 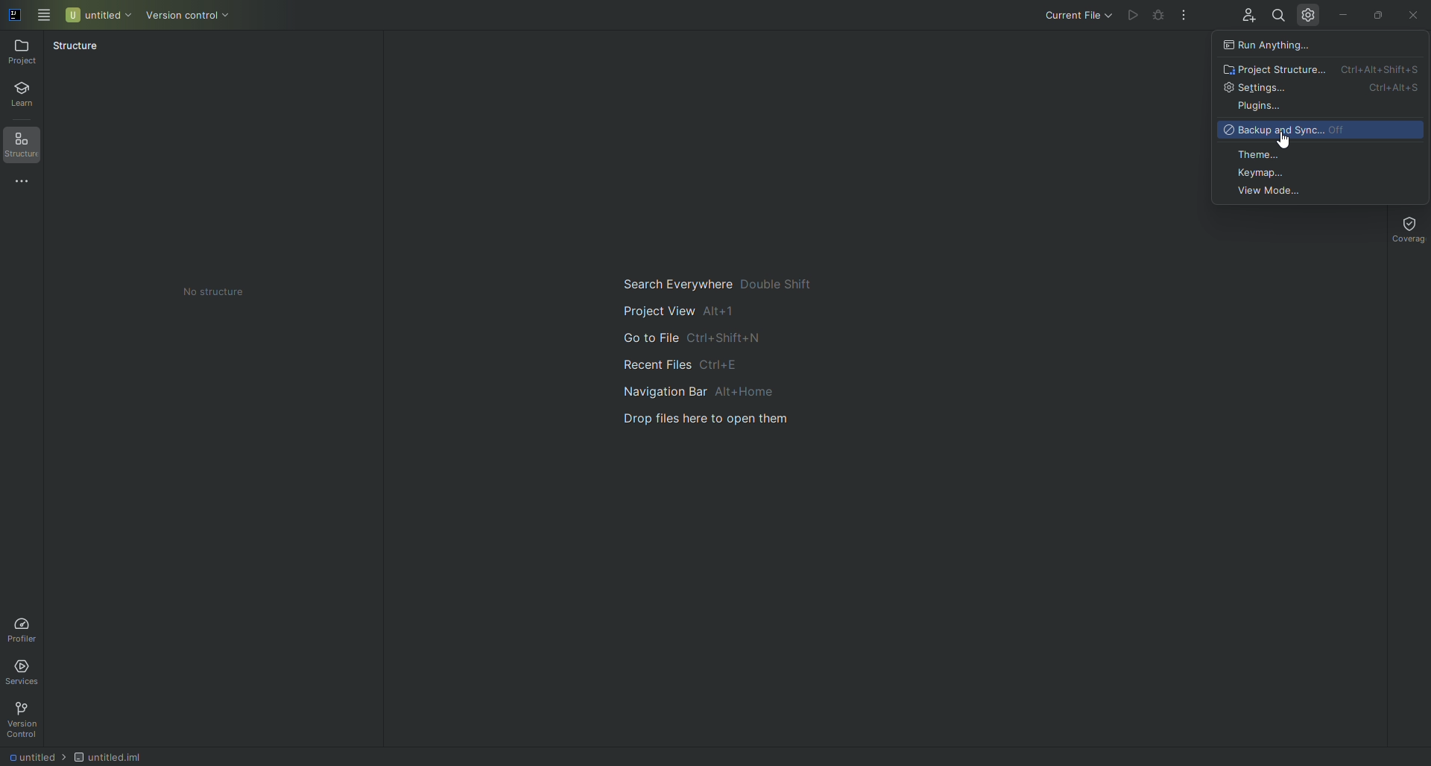 I want to click on Settings, so click(x=1321, y=88).